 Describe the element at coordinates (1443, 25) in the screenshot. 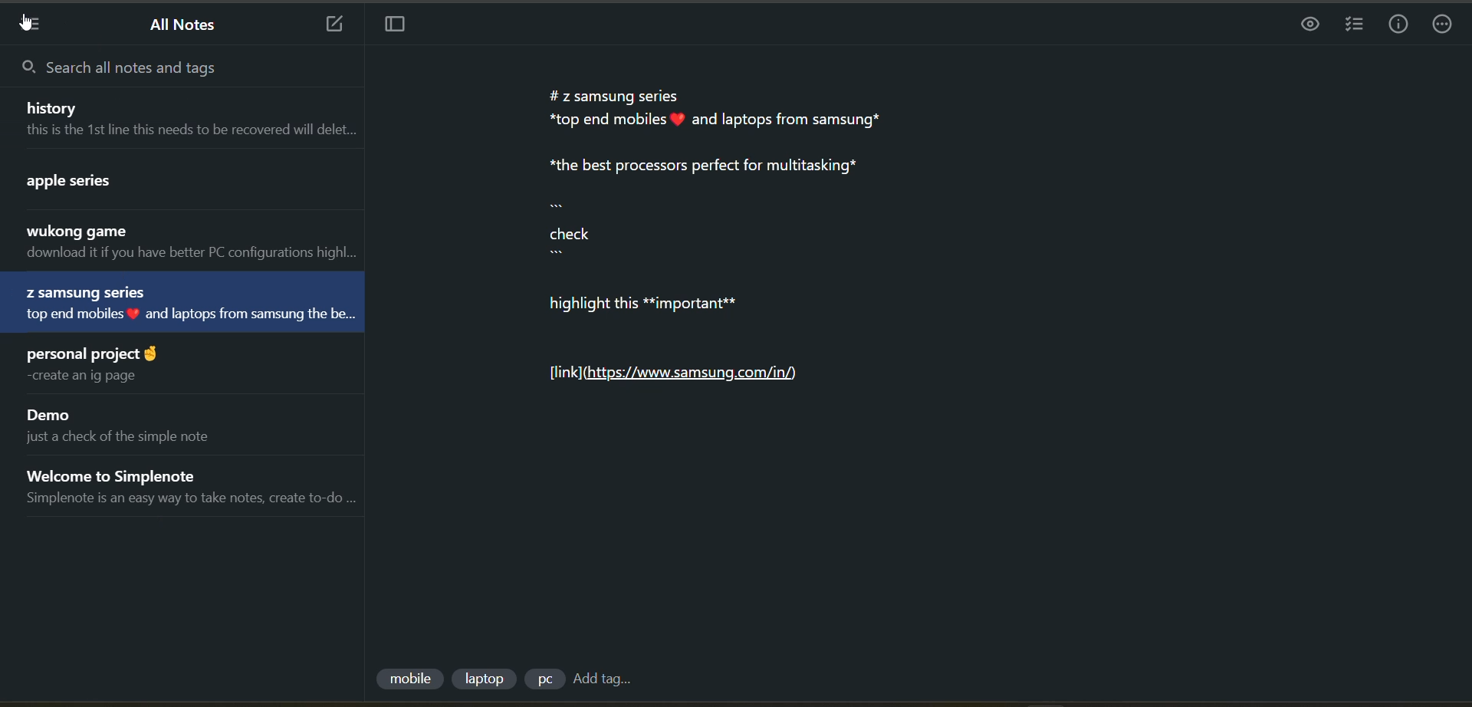

I see `actions` at that location.